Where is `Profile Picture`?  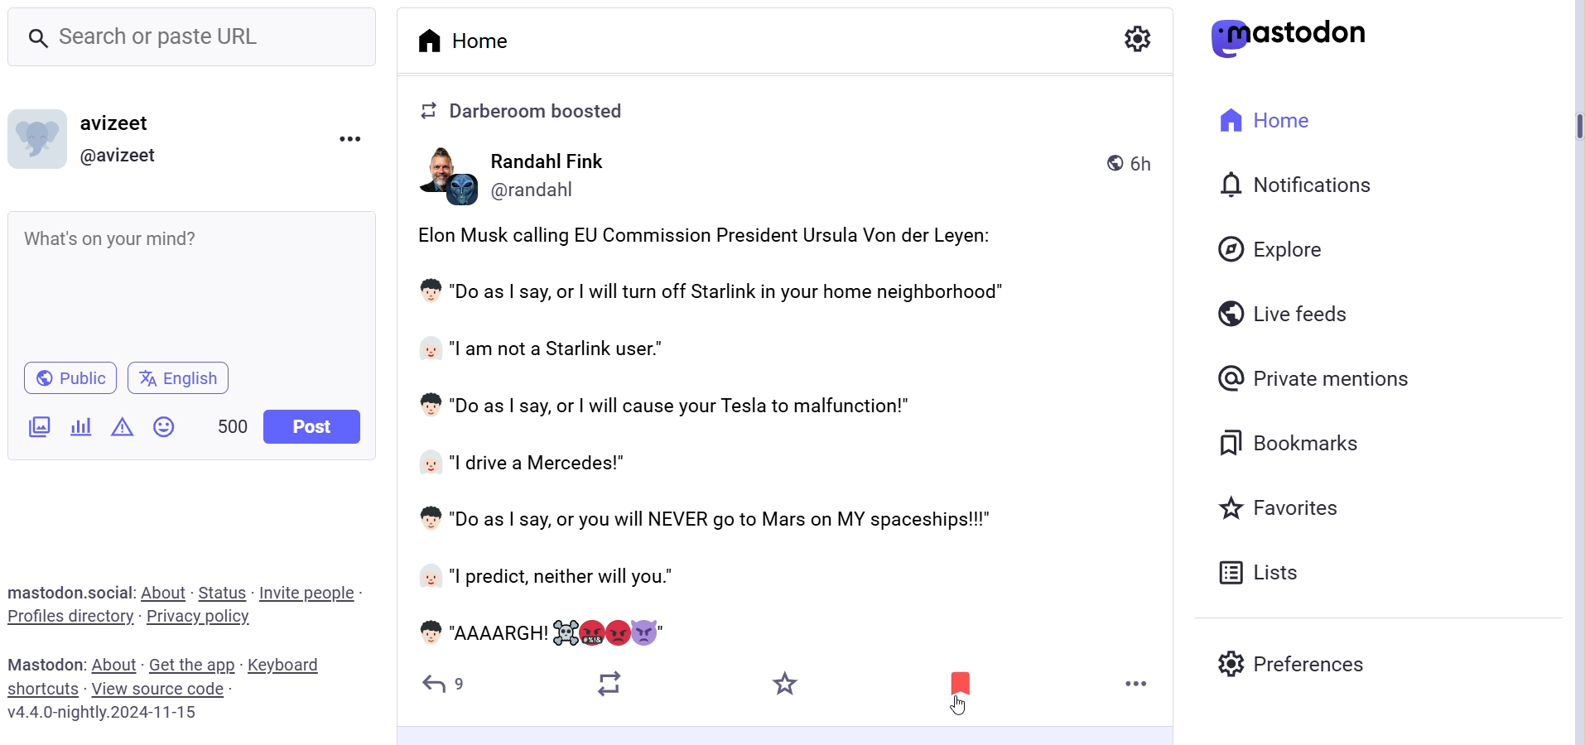 Profile Picture is located at coordinates (35, 138).